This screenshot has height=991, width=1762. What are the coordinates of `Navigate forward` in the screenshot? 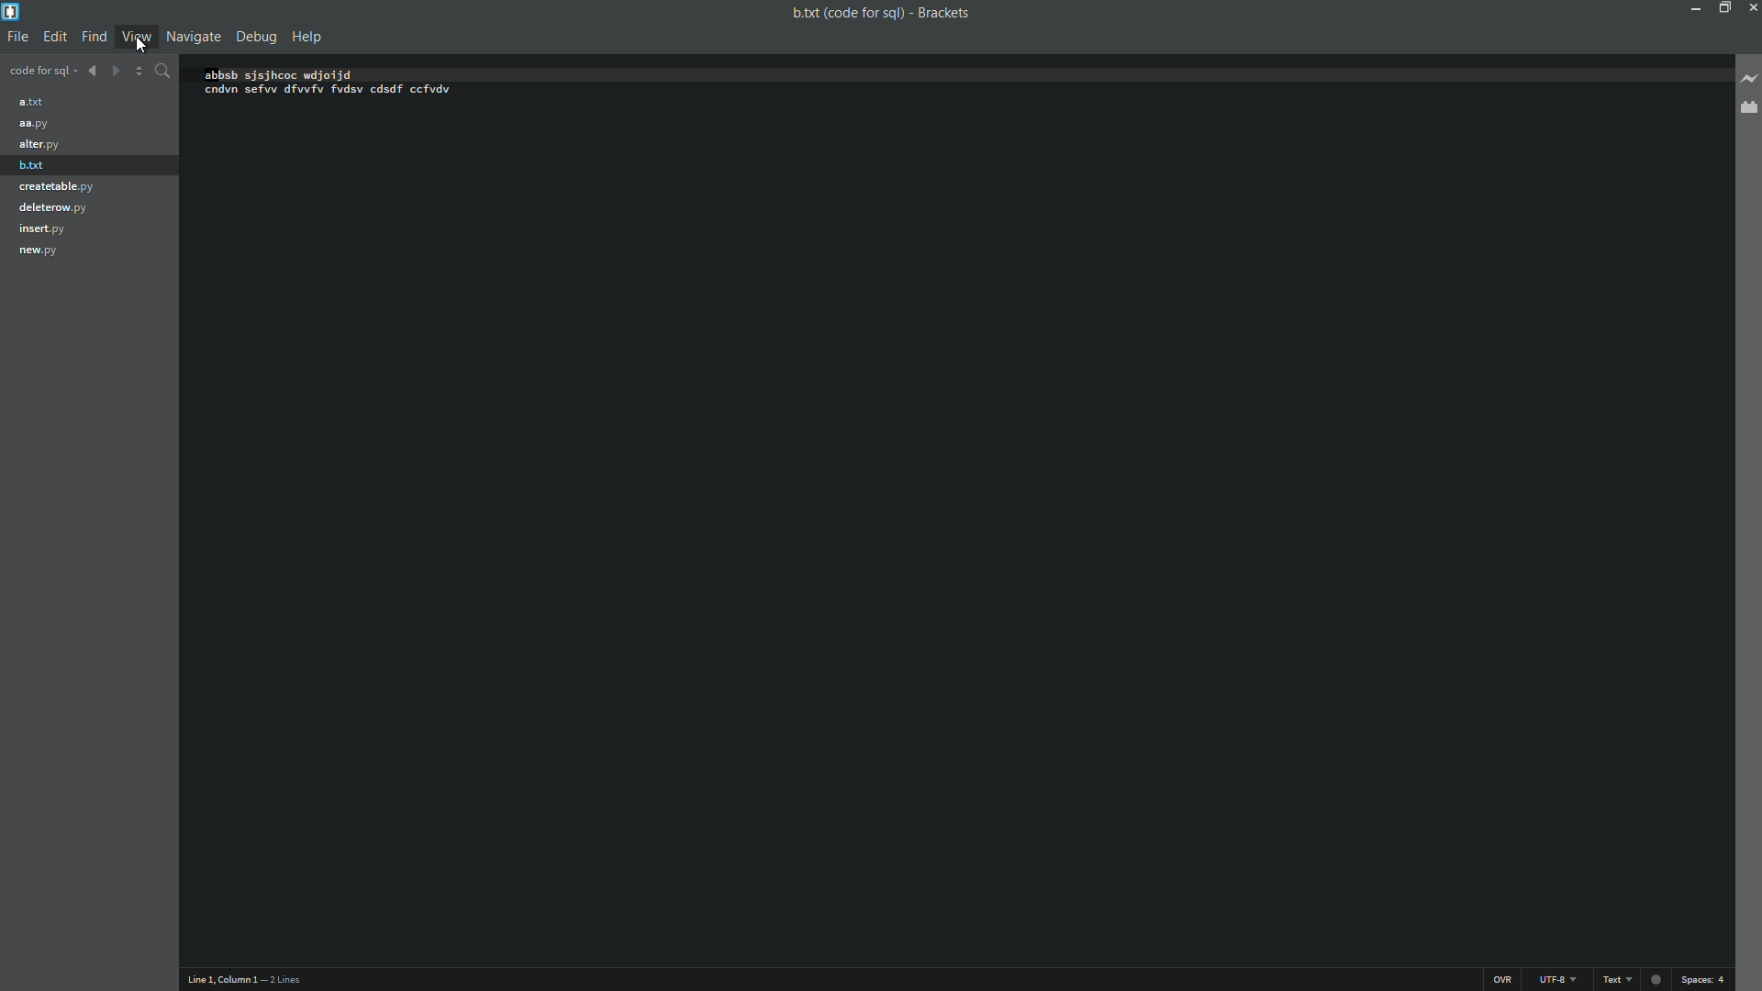 It's located at (119, 71).